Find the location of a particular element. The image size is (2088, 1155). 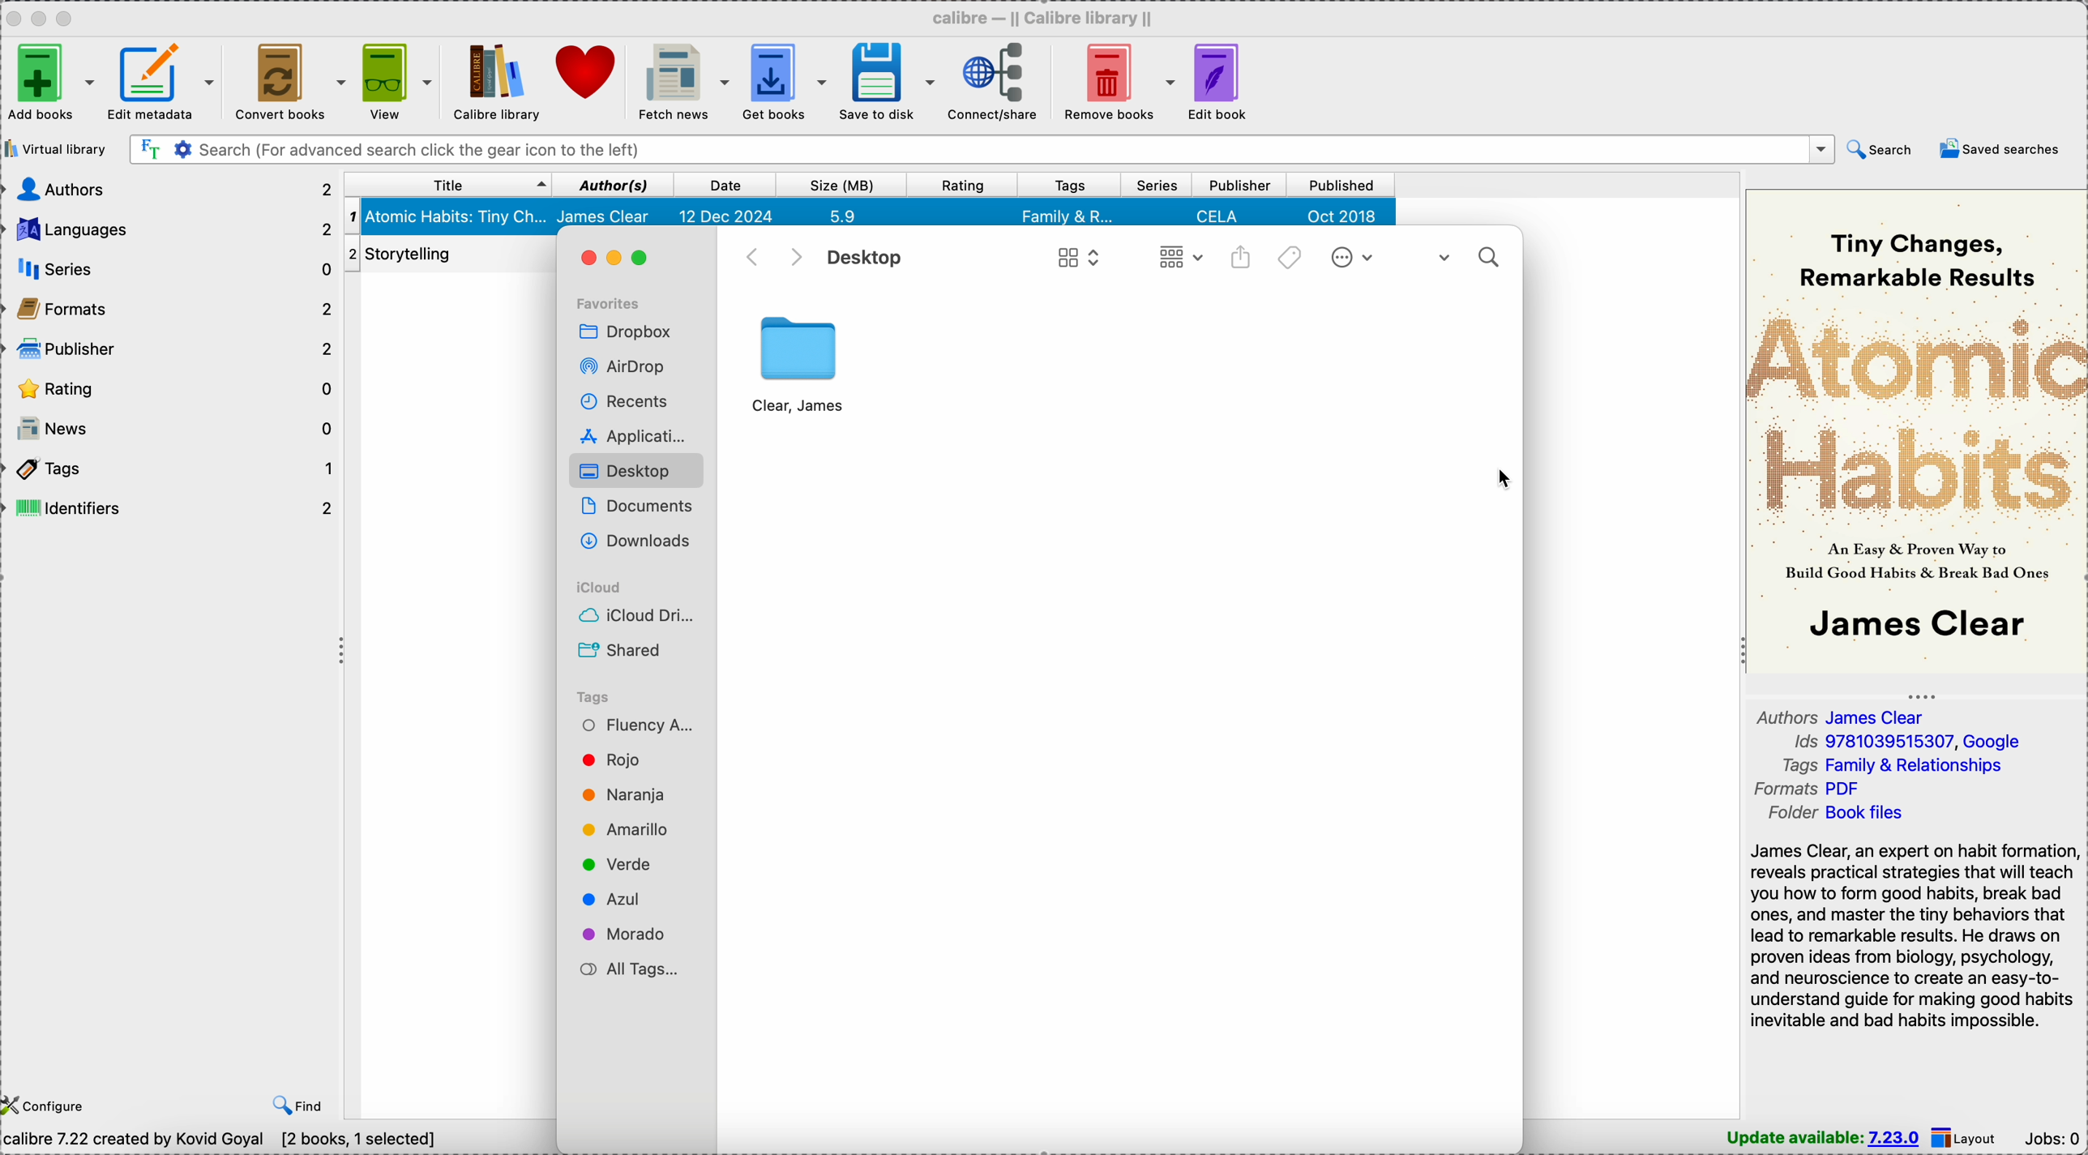

Desktop is located at coordinates (635, 469).